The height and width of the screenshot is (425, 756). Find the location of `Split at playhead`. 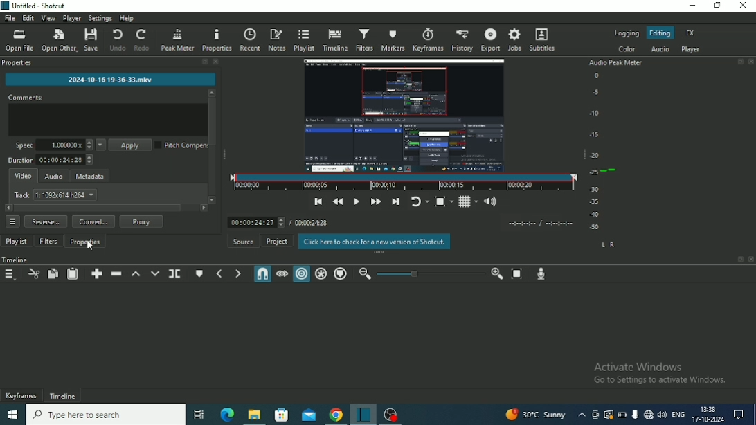

Split at playhead is located at coordinates (175, 274).